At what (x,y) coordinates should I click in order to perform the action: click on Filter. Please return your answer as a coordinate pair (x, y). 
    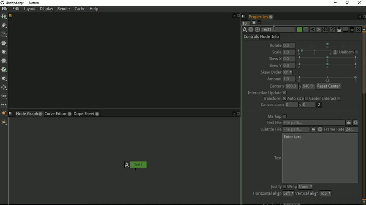
    Looking at the image, I should click on (4, 62).